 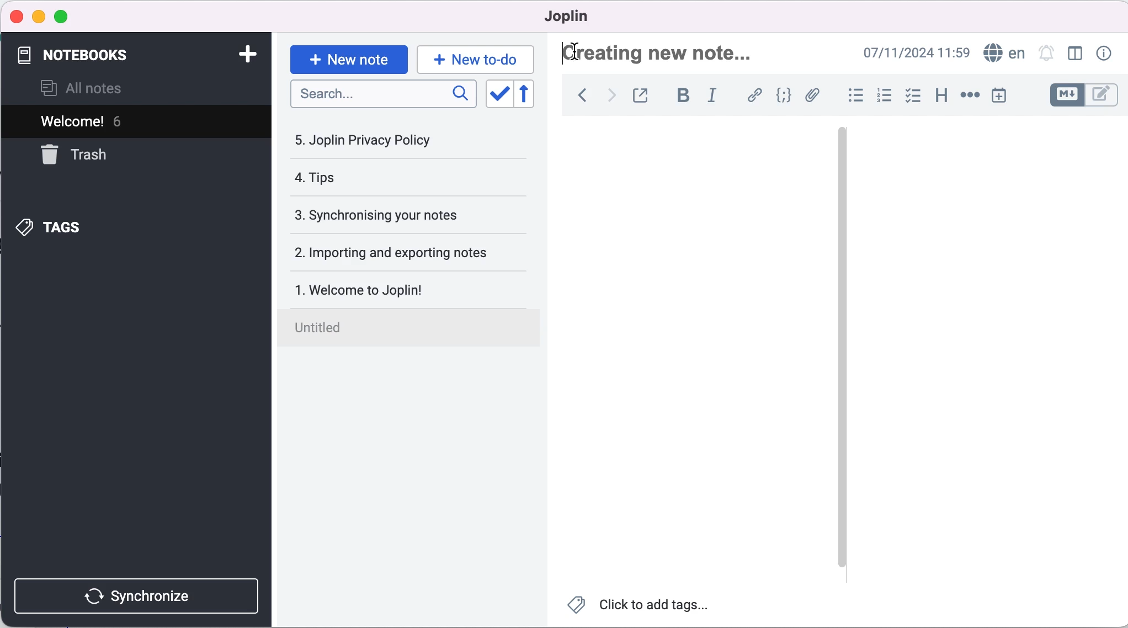 I want to click on add file, so click(x=813, y=96).